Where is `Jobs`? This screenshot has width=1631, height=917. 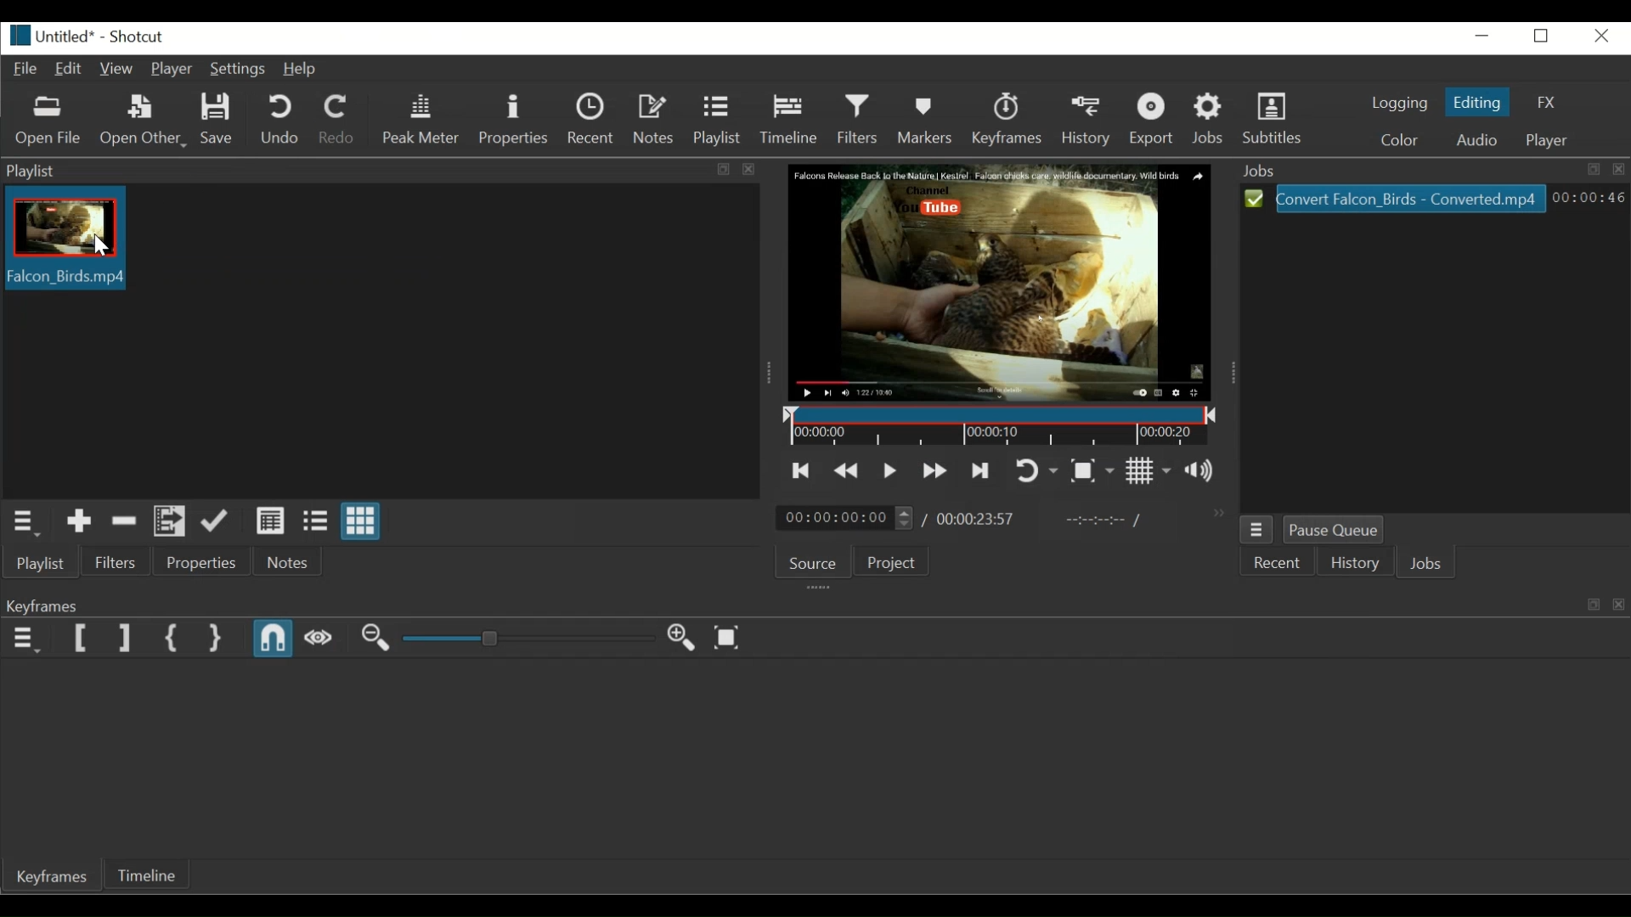
Jobs is located at coordinates (1429, 170).